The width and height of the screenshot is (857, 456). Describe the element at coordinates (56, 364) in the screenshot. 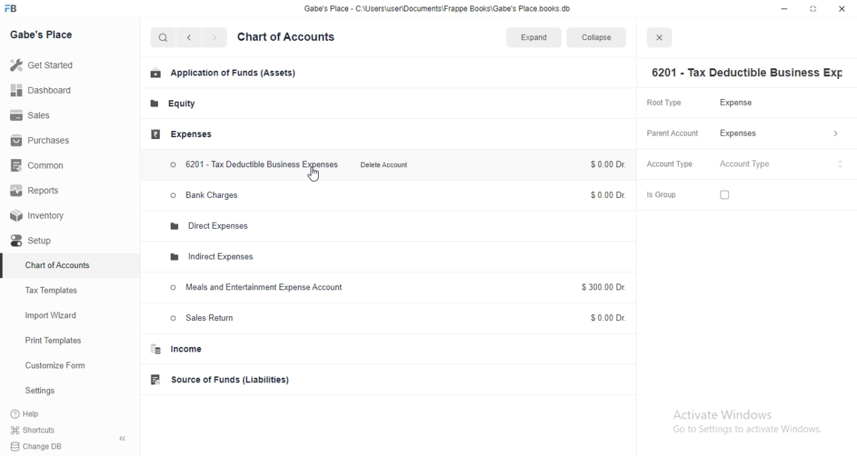

I see `Customize Form` at that location.